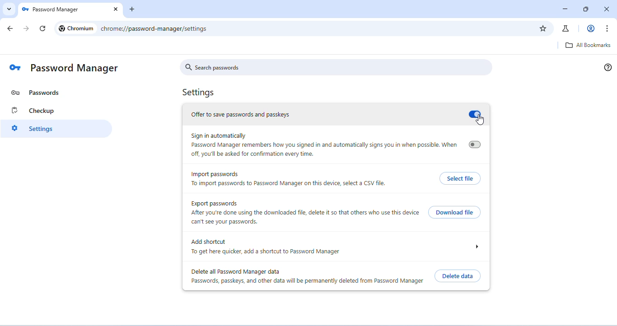  What do you see at coordinates (158, 28) in the screenshot?
I see `chrome://password-manager/passwords` at bounding box center [158, 28].